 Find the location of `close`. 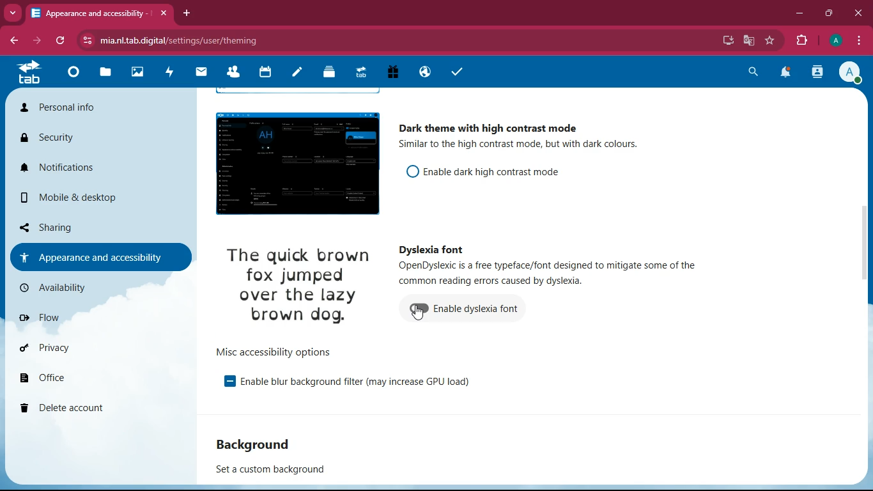

close is located at coordinates (858, 13).